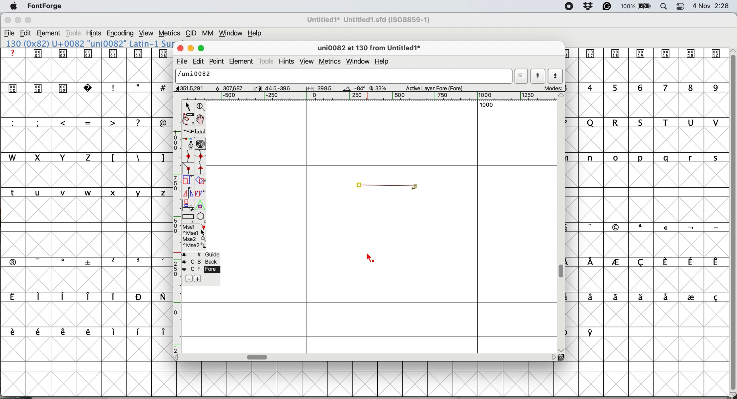 This screenshot has width=737, height=399. What do you see at coordinates (199, 192) in the screenshot?
I see `skew the selection` at bounding box center [199, 192].